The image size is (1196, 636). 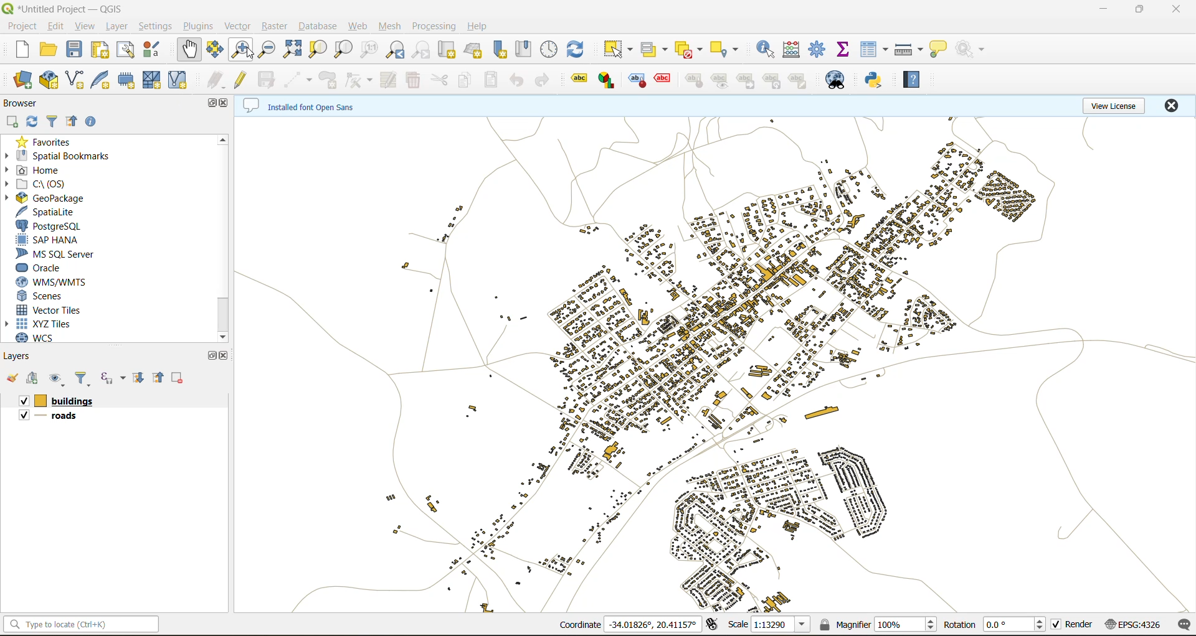 I want to click on maximize, so click(x=1142, y=9).